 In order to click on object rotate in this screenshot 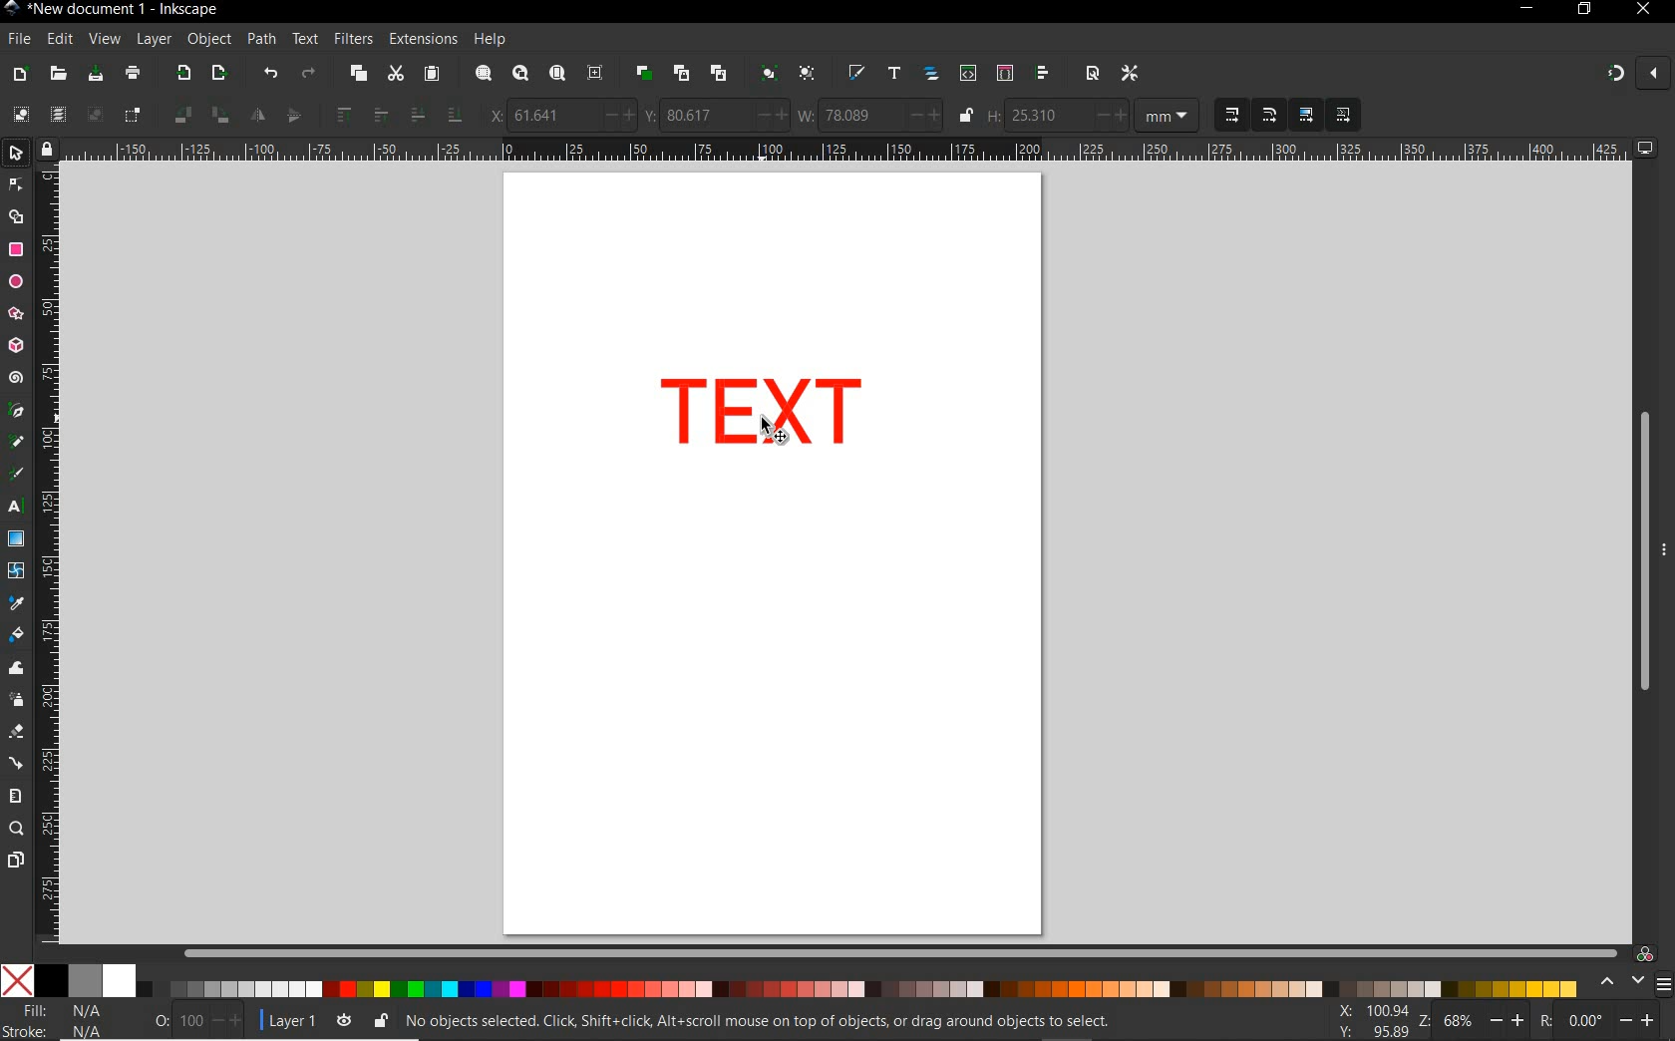, I will do `click(199, 116)`.